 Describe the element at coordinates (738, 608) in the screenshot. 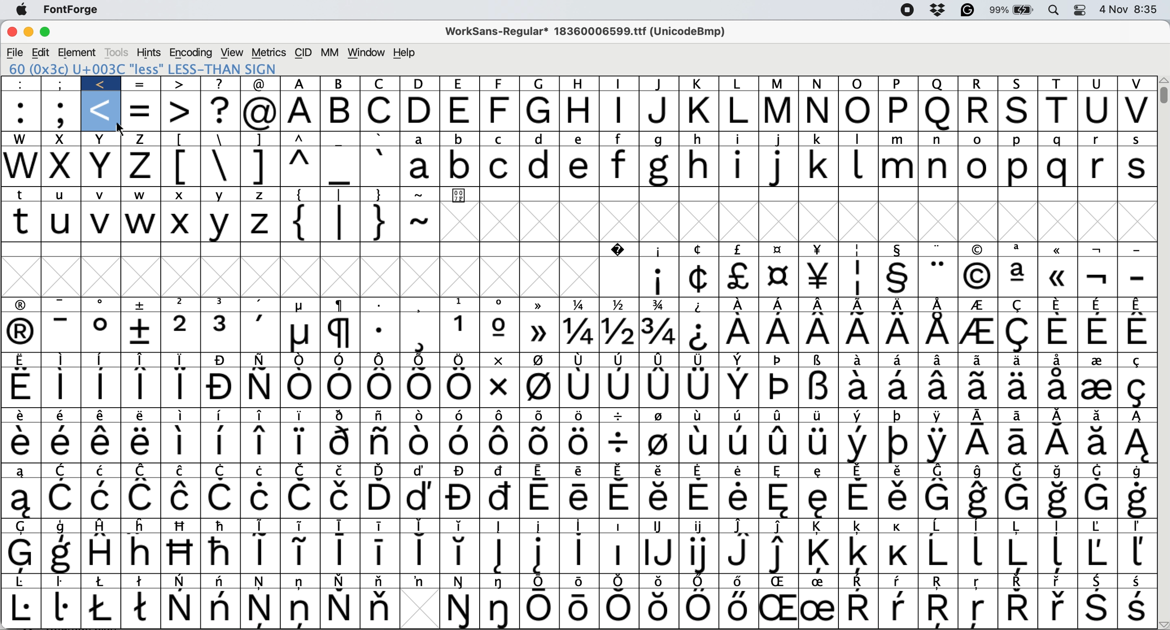

I see `Symbol` at that location.